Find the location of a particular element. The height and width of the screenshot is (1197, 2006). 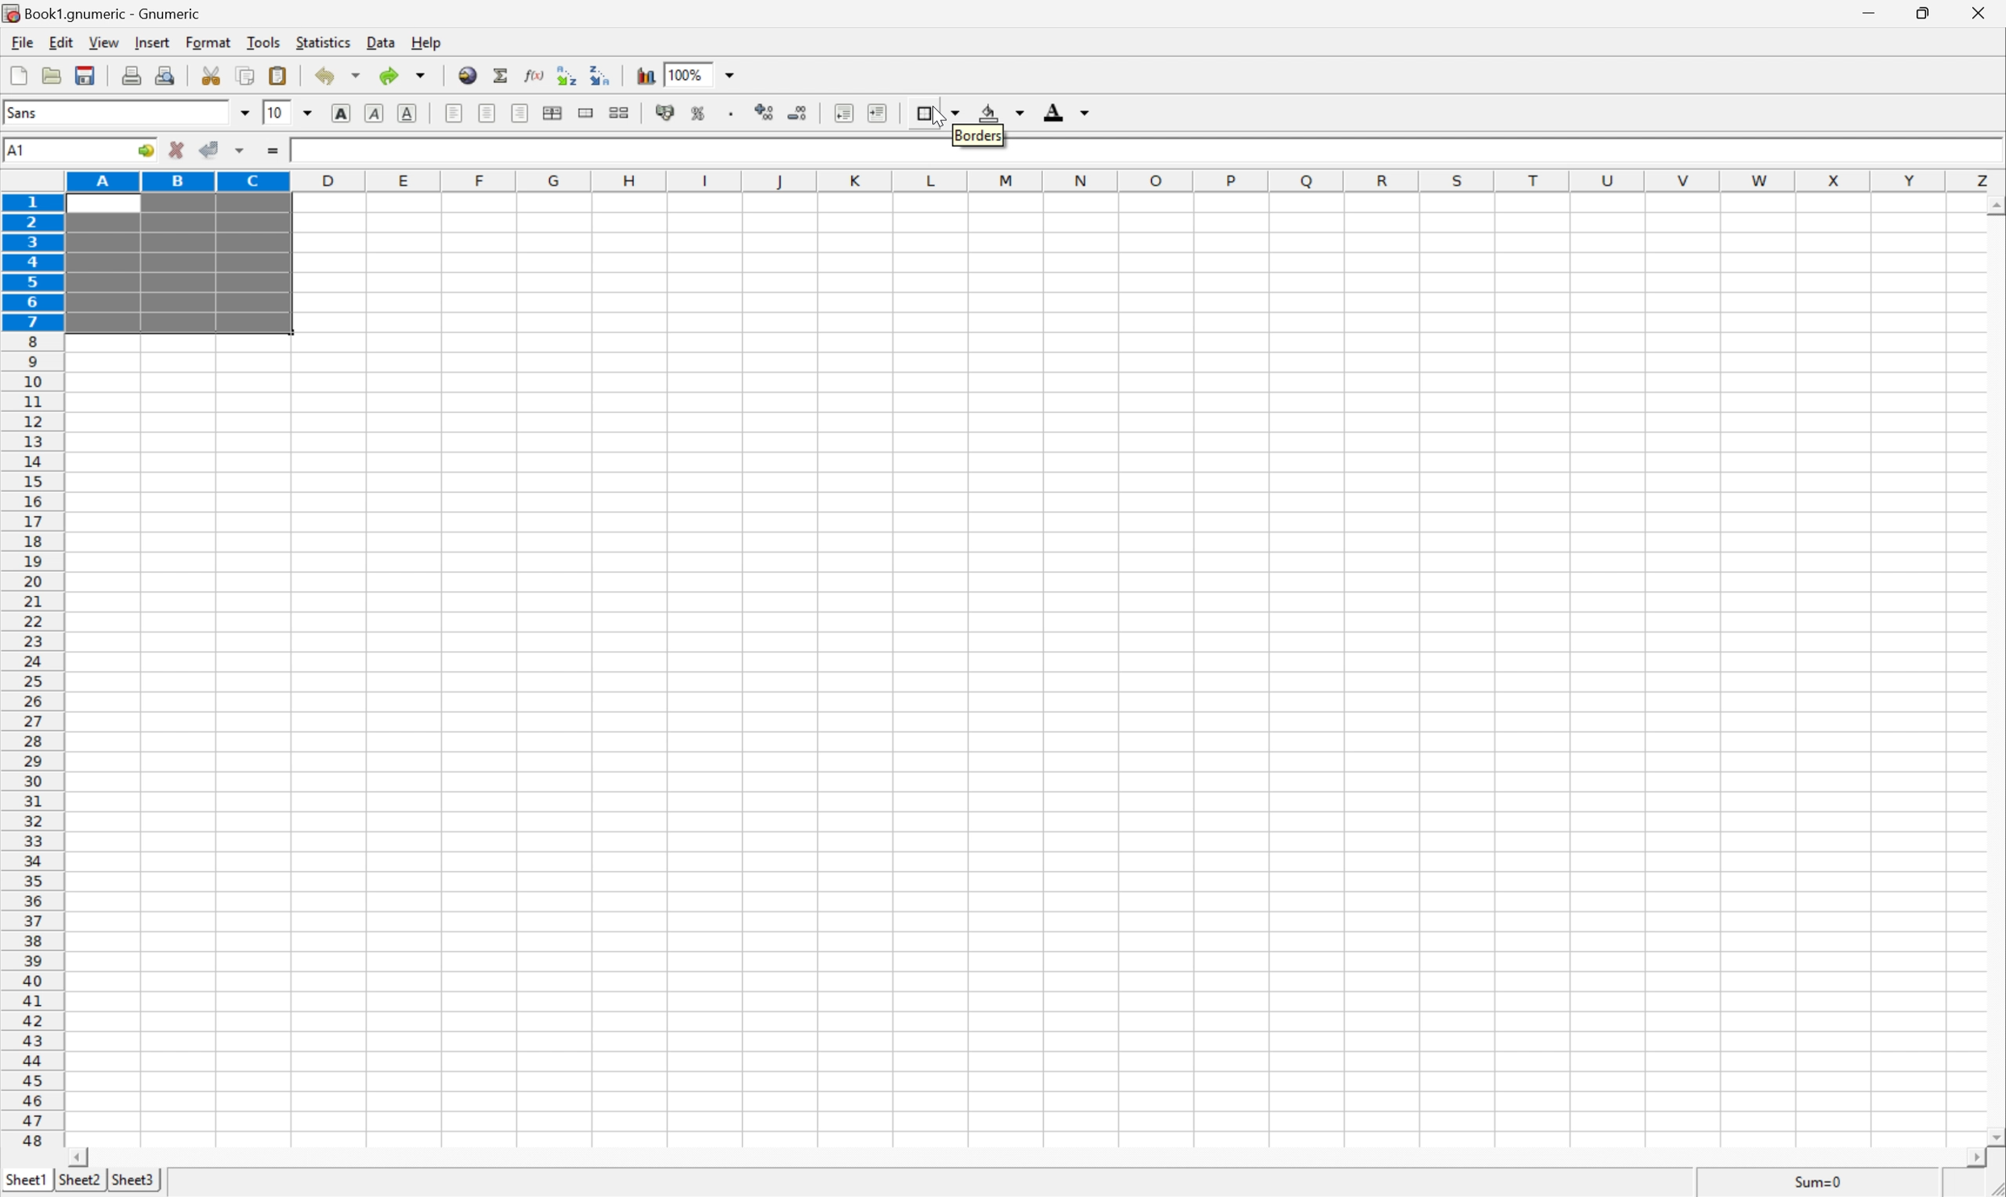

Selected cells is located at coordinates (177, 265).